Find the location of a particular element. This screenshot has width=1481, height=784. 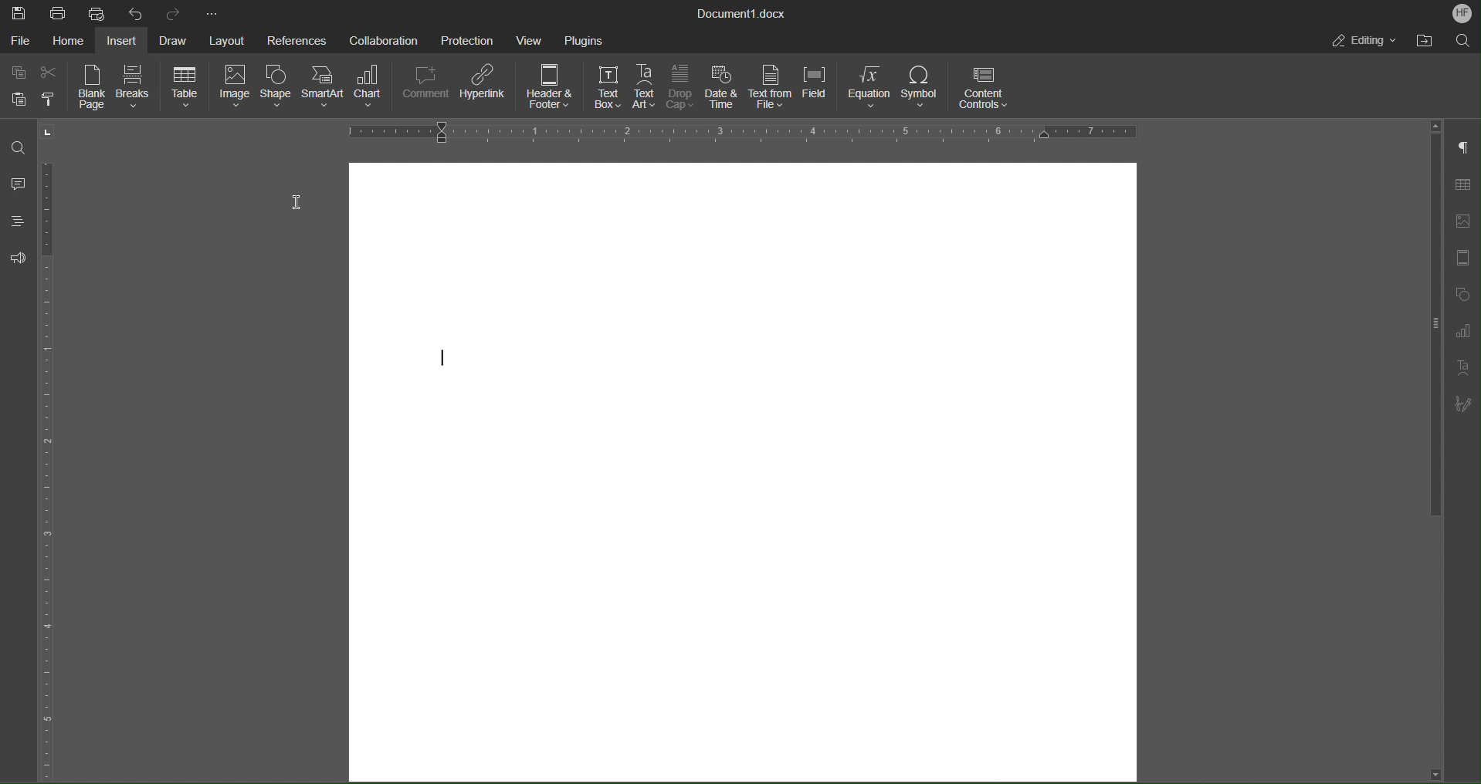

Comments is located at coordinates (17, 181).